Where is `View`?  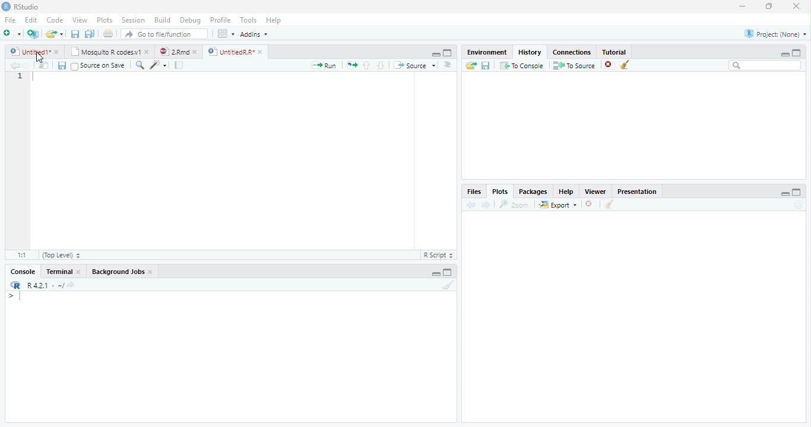 View is located at coordinates (80, 20).